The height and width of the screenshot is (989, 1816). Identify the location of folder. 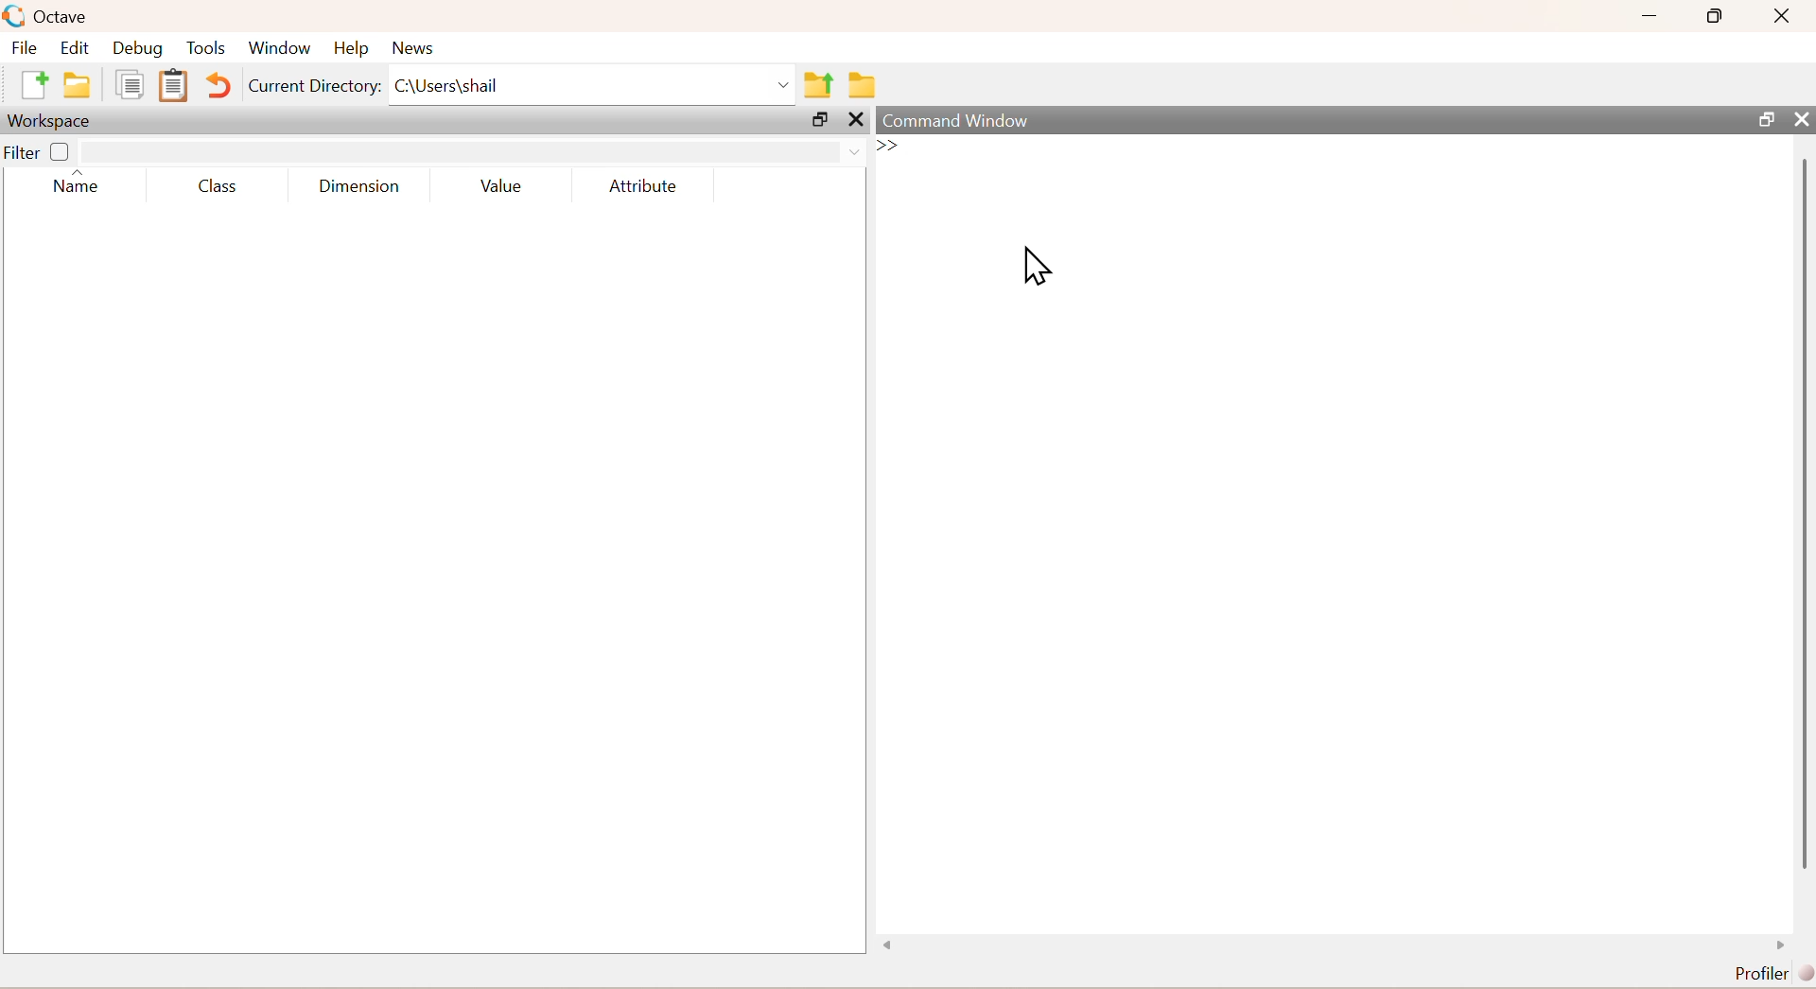
(864, 85).